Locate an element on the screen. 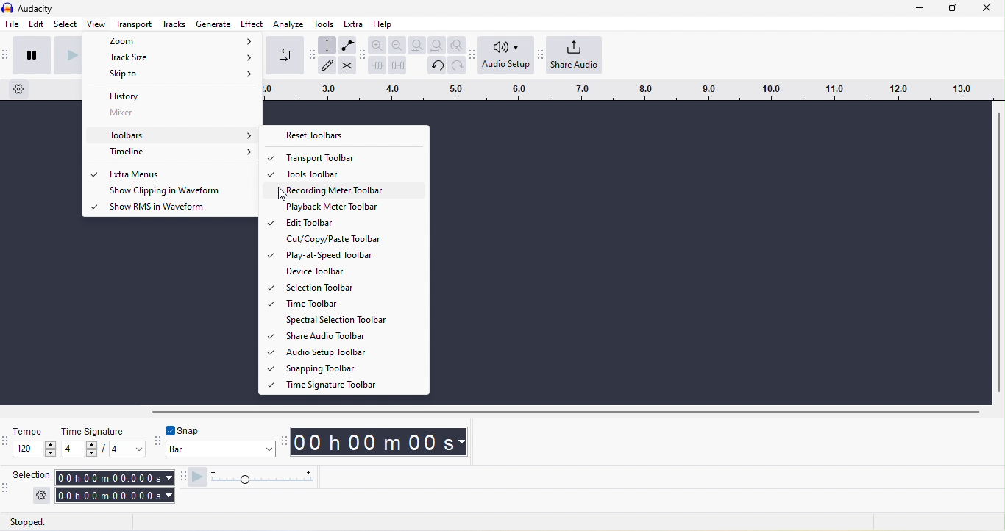 This screenshot has height=531, width=1005. audio setup toolbar is located at coordinates (472, 56).